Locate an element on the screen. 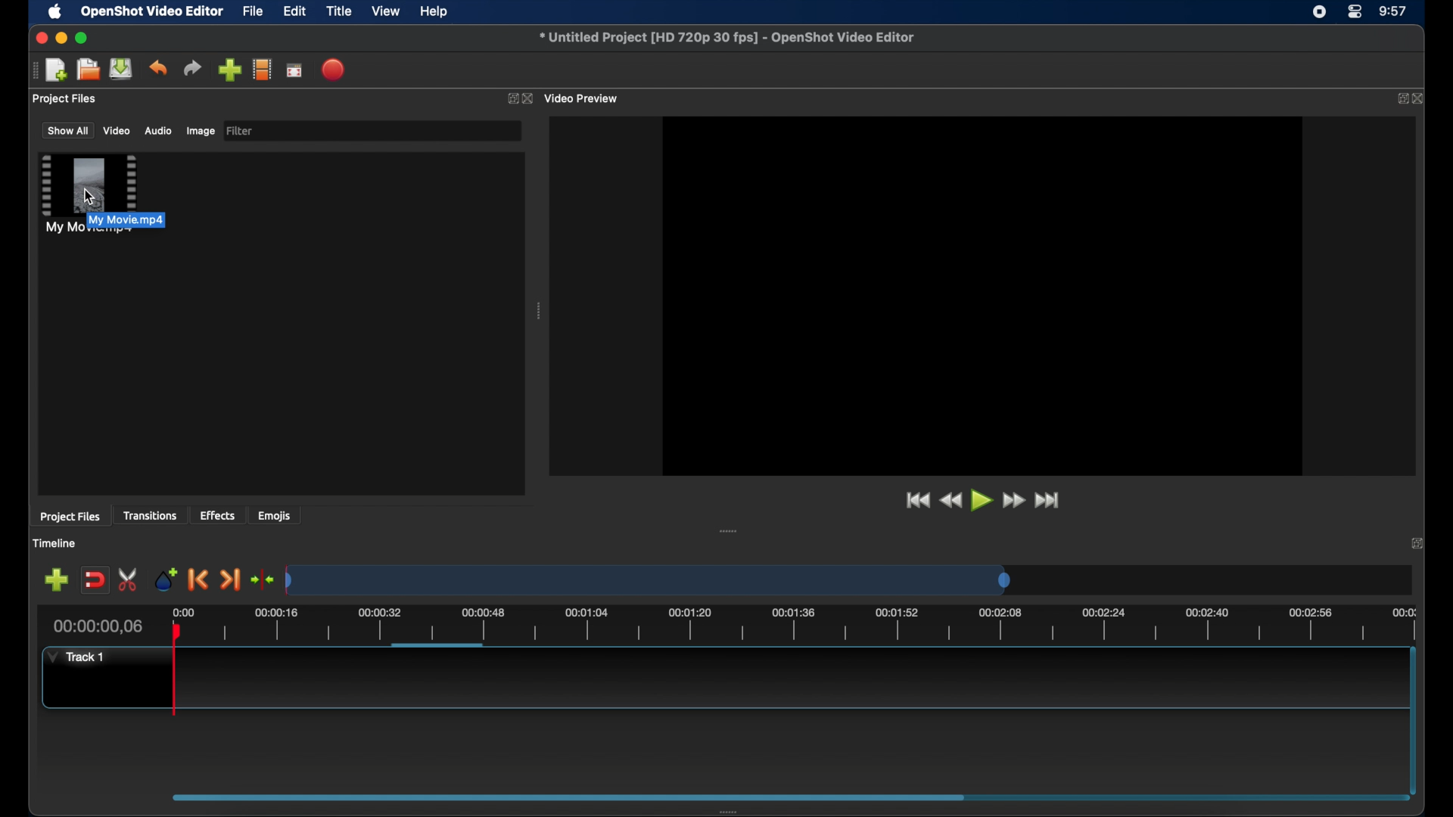 The image size is (1453, 817). save files is located at coordinates (123, 69).